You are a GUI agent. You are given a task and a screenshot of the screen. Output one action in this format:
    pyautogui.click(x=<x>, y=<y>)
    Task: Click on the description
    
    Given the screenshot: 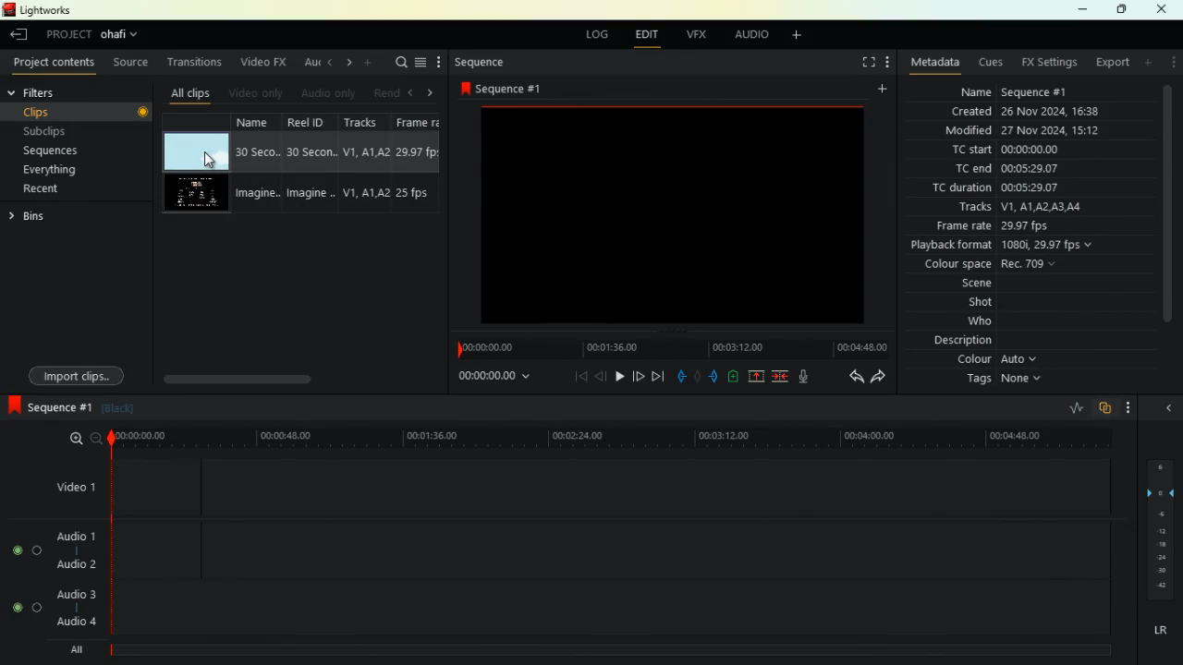 What is the action you would take?
    pyautogui.click(x=954, y=340)
    